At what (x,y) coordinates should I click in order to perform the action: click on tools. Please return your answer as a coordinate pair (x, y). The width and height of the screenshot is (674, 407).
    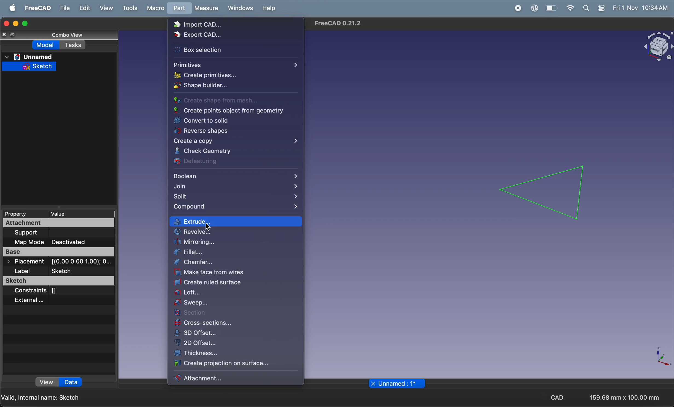
    Looking at the image, I should click on (130, 7).